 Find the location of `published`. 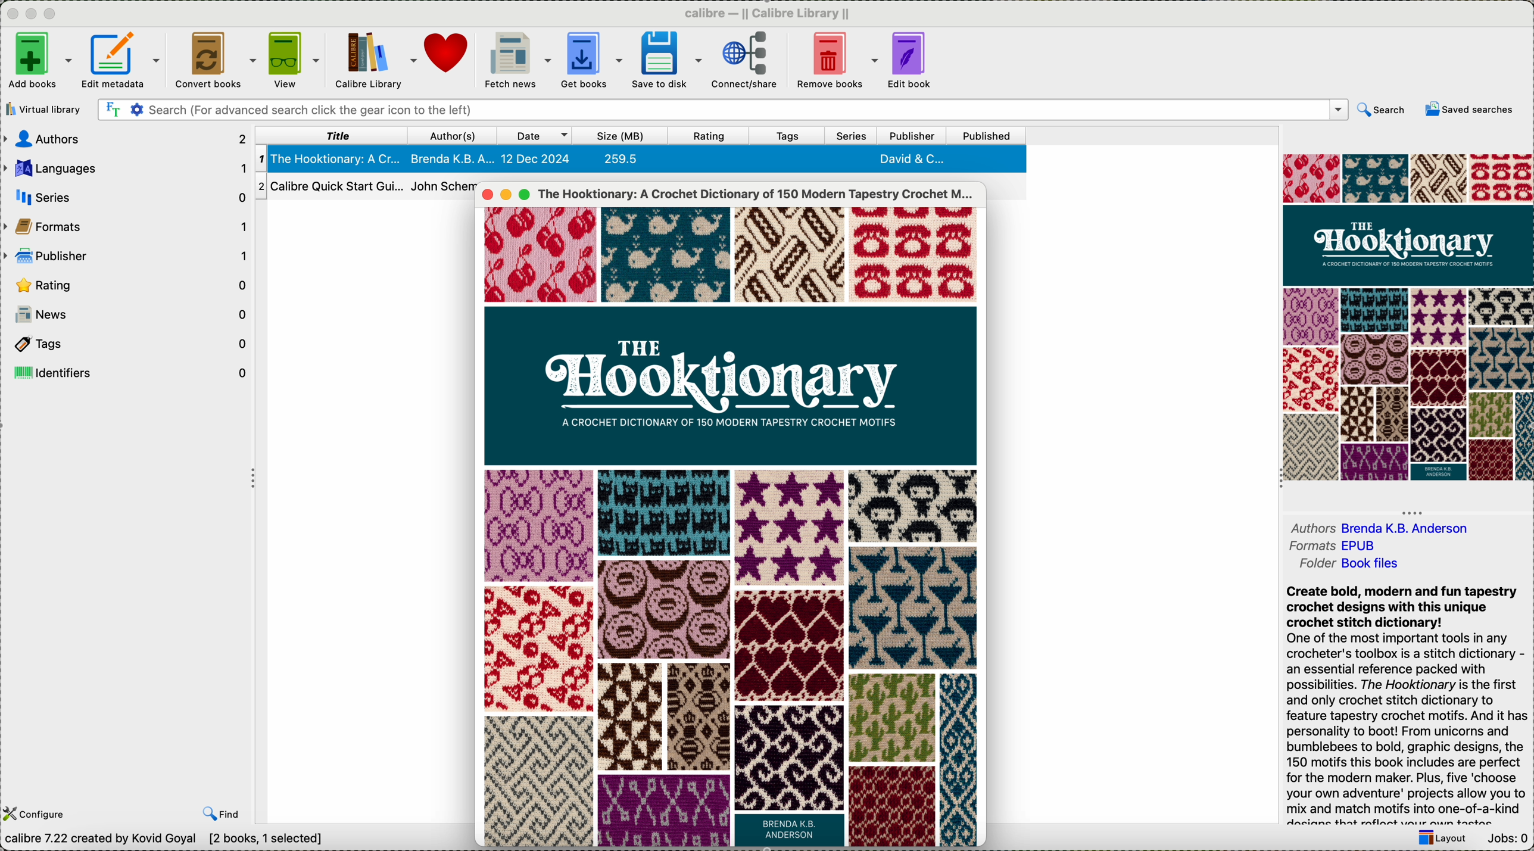

published is located at coordinates (987, 135).